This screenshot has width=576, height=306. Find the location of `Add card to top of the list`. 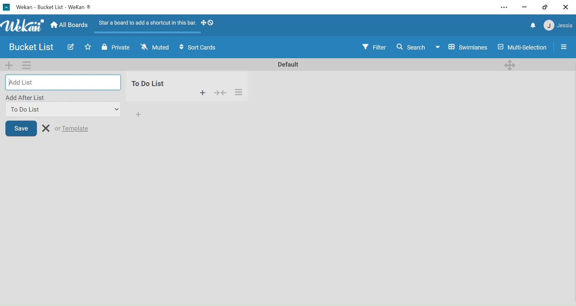

Add card to top of the list is located at coordinates (203, 92).